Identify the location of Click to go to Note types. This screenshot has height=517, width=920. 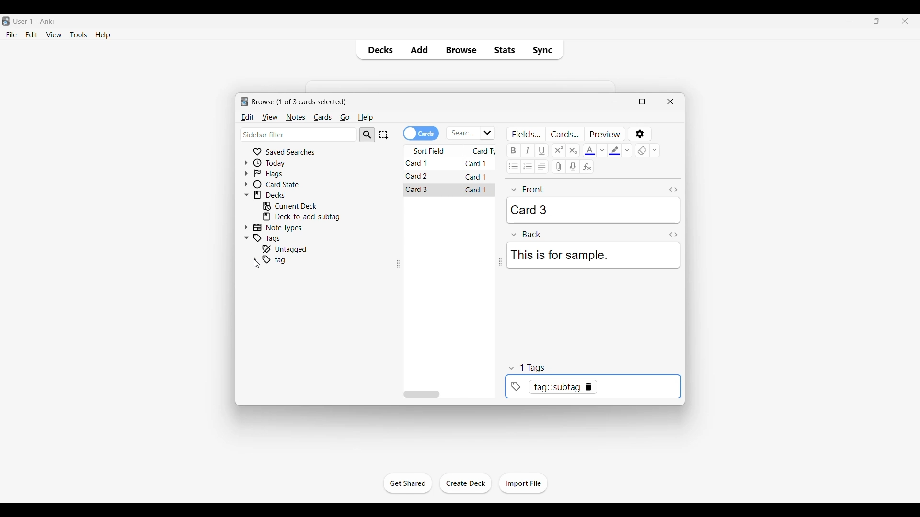
(283, 227).